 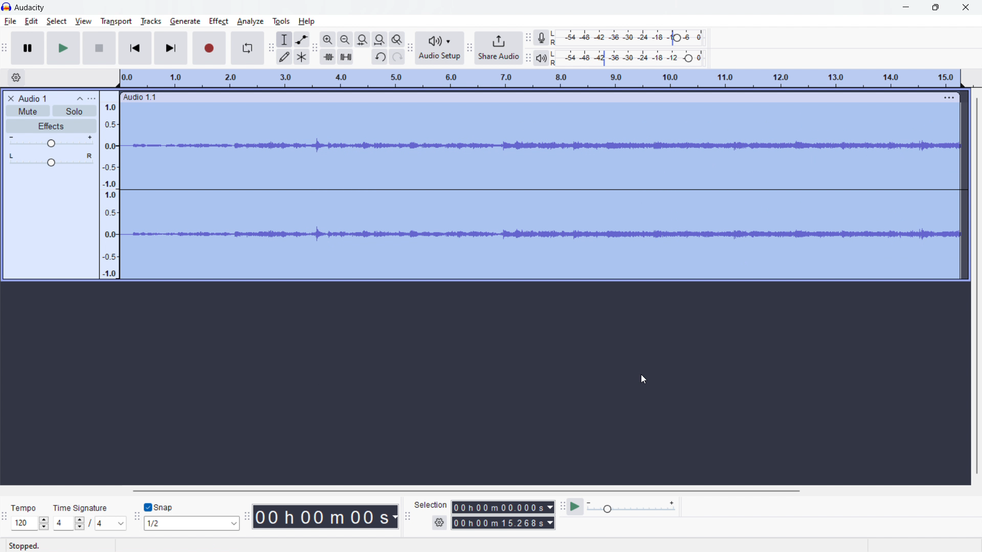 What do you see at coordinates (285, 57) in the screenshot?
I see `draw tool` at bounding box center [285, 57].